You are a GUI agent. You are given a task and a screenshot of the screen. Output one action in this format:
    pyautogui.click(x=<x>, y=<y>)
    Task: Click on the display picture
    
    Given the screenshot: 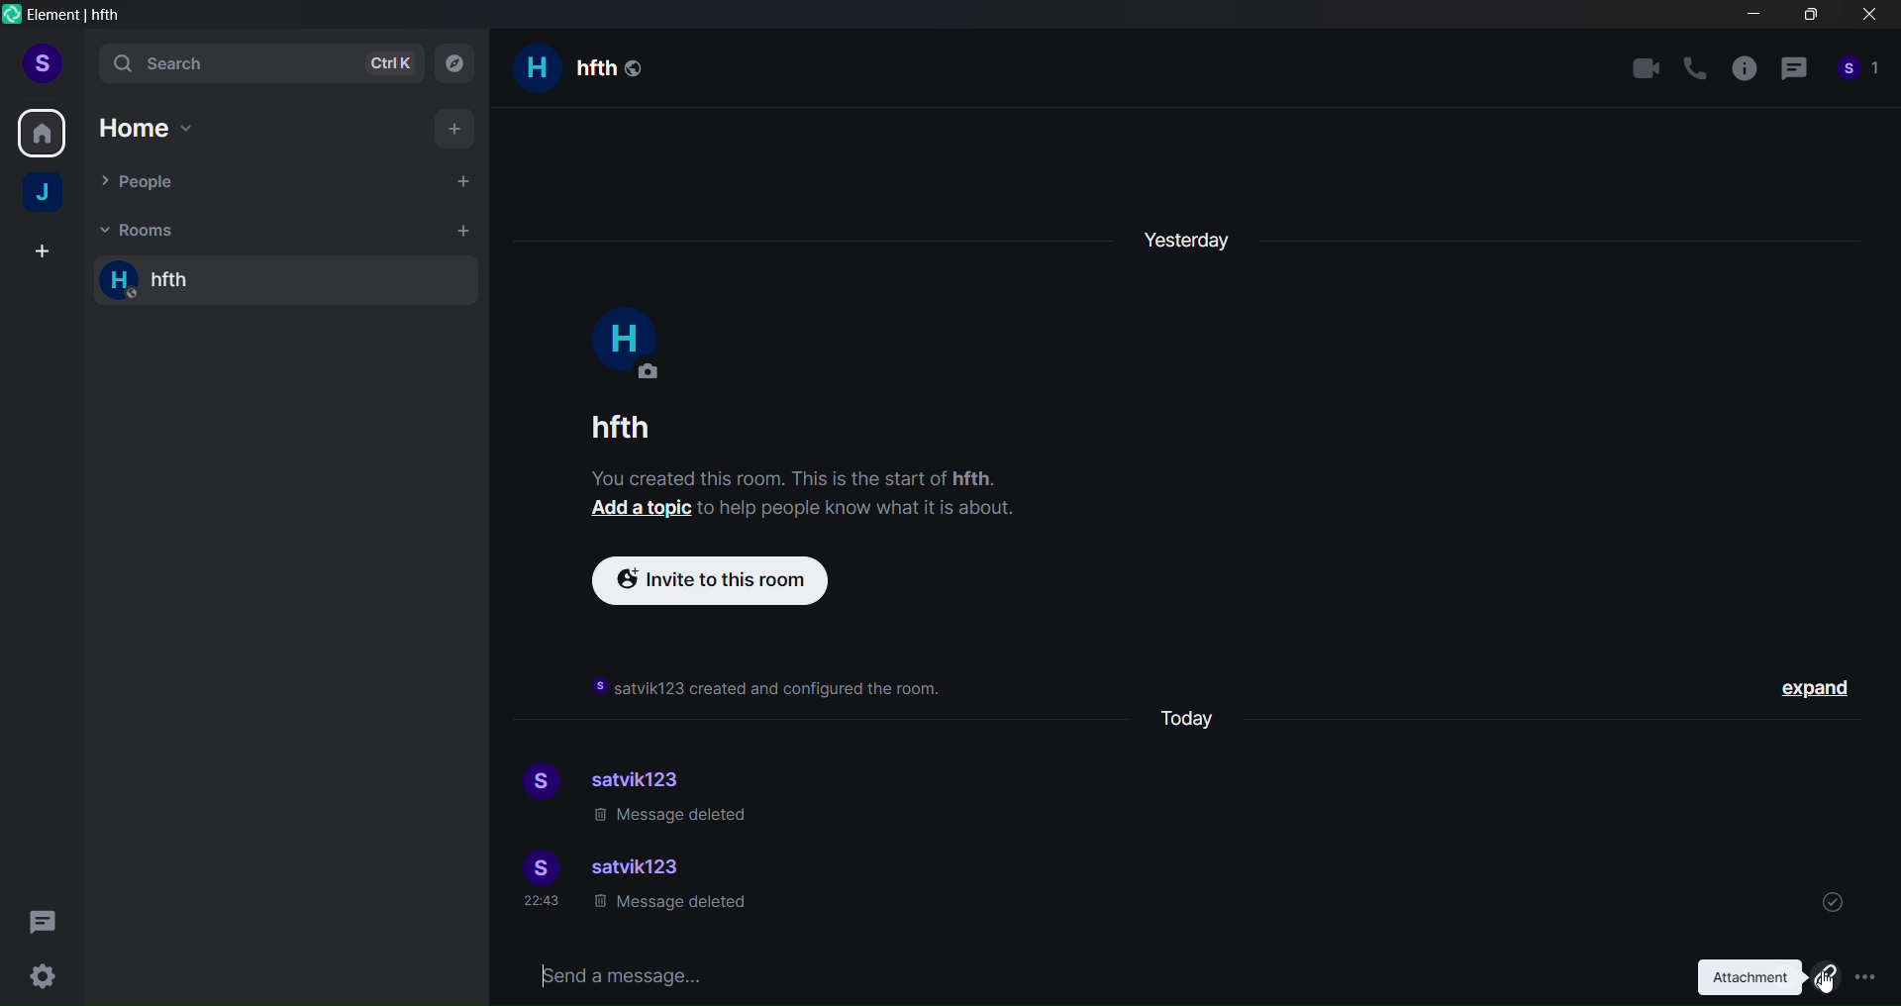 What is the action you would take?
    pyautogui.click(x=625, y=344)
    